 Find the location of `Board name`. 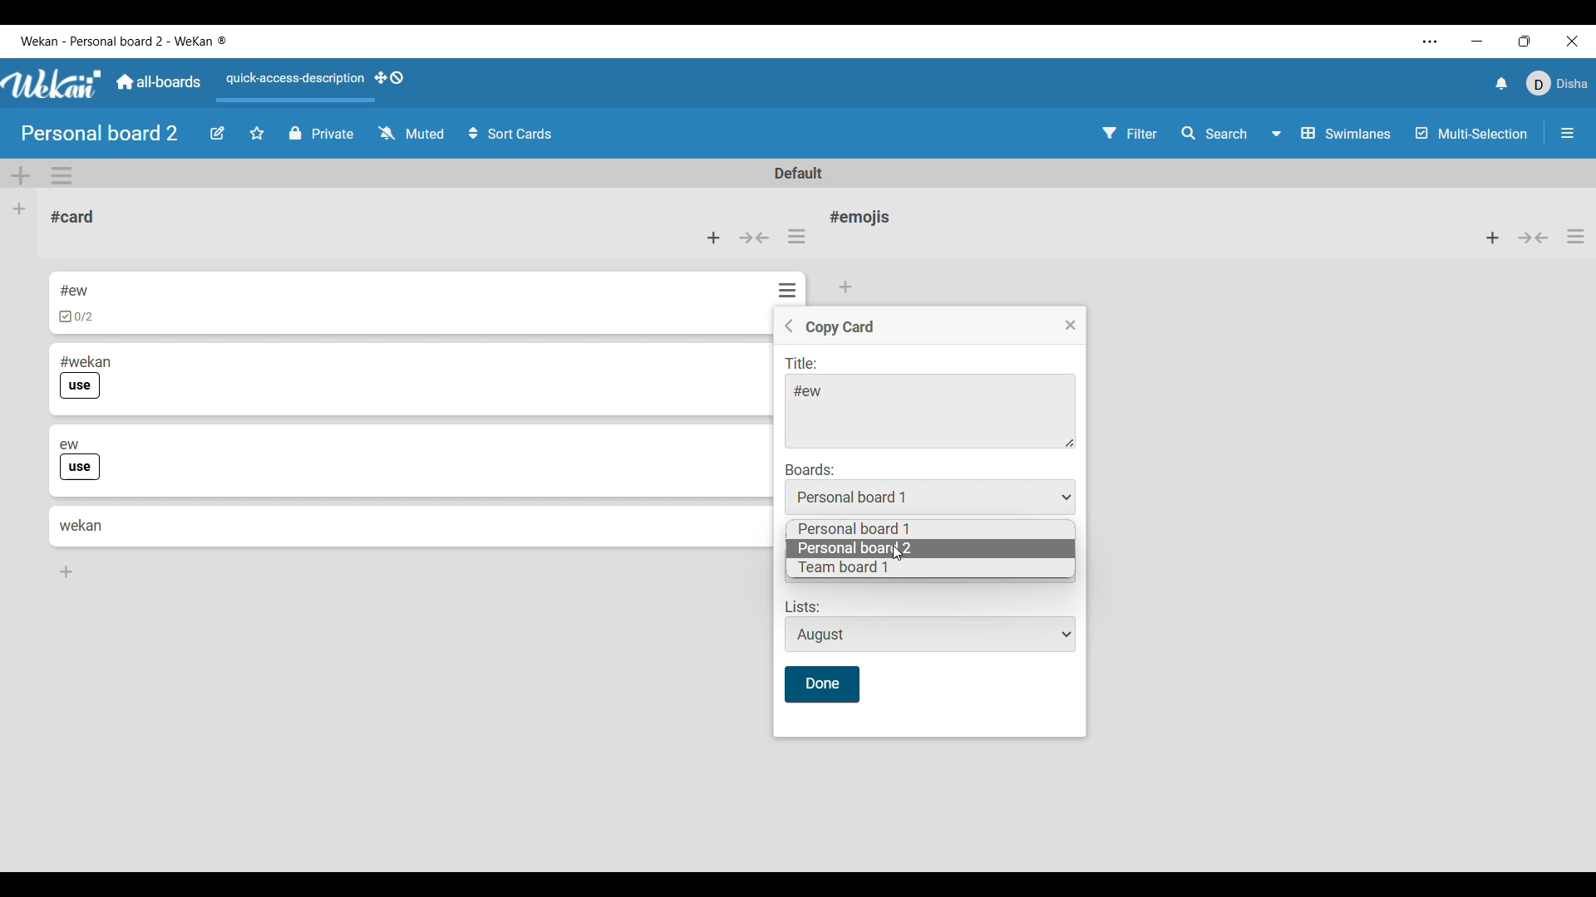

Board name is located at coordinates (101, 133).